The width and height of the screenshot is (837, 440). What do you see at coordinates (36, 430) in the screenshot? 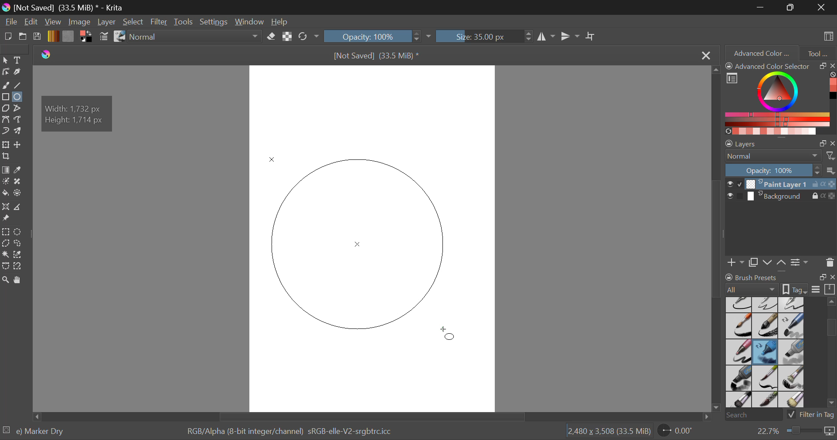
I see `Selected Brush Preset` at bounding box center [36, 430].